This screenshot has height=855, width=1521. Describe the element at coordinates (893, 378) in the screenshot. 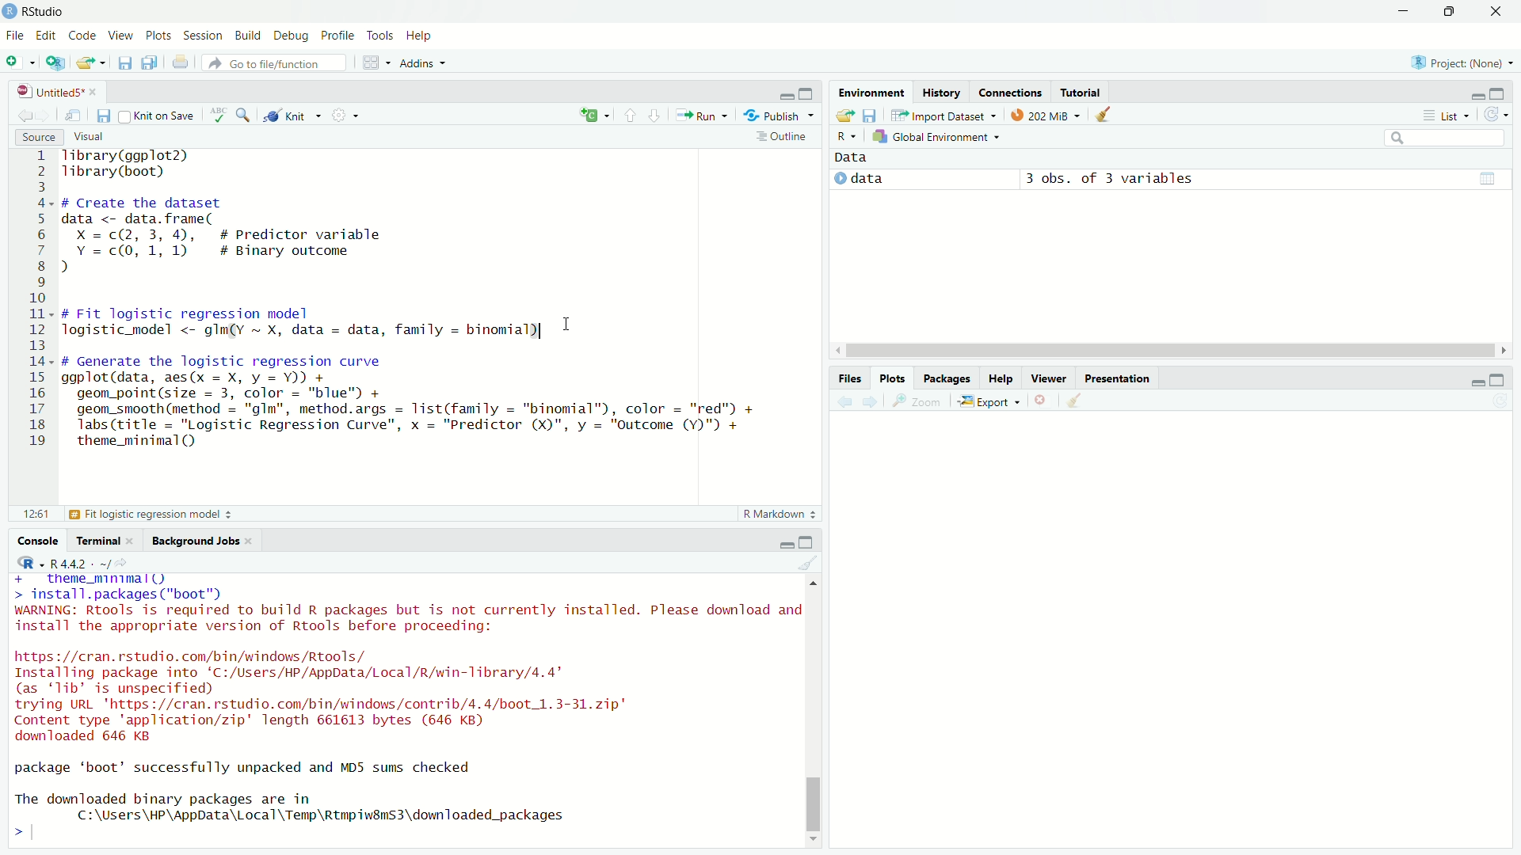

I see `Plots` at that location.